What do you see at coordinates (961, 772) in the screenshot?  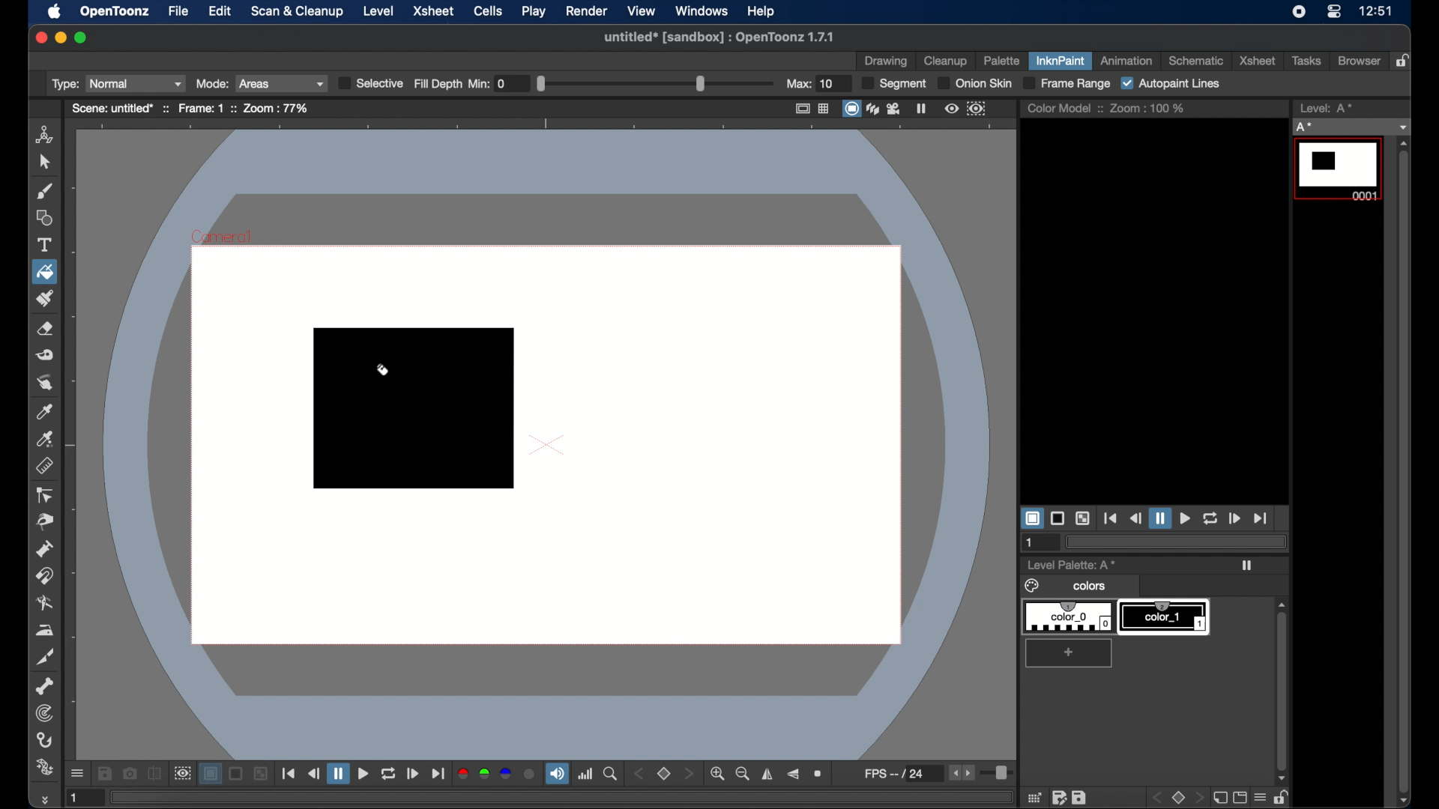 I see `stepper buttons` at bounding box center [961, 772].